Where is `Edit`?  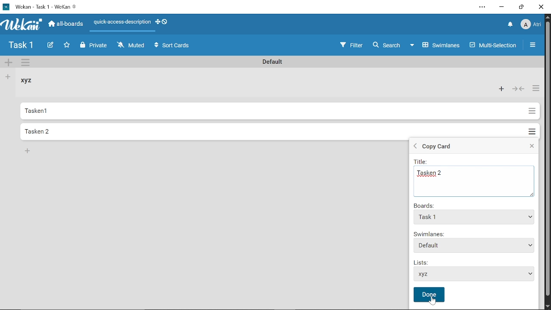
Edit is located at coordinates (51, 45).